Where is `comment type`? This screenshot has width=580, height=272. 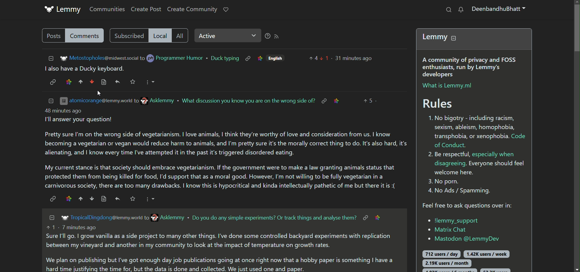
comment type is located at coordinates (159, 36).